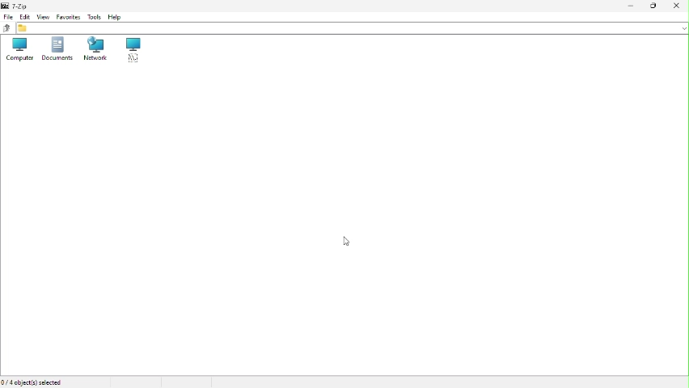 This screenshot has height=388, width=689. I want to click on Network, so click(95, 50).